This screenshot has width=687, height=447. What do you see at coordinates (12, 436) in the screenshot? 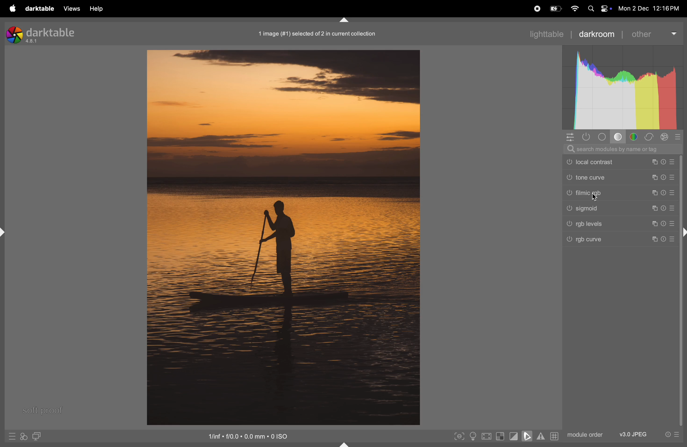
I see `quick acess to presets` at bounding box center [12, 436].